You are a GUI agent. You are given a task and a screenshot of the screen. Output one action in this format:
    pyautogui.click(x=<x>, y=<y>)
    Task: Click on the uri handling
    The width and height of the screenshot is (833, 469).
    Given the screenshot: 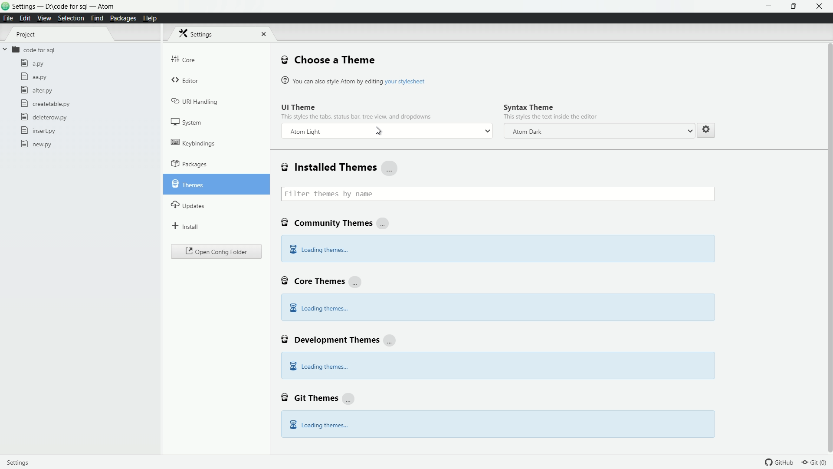 What is the action you would take?
    pyautogui.click(x=195, y=101)
    